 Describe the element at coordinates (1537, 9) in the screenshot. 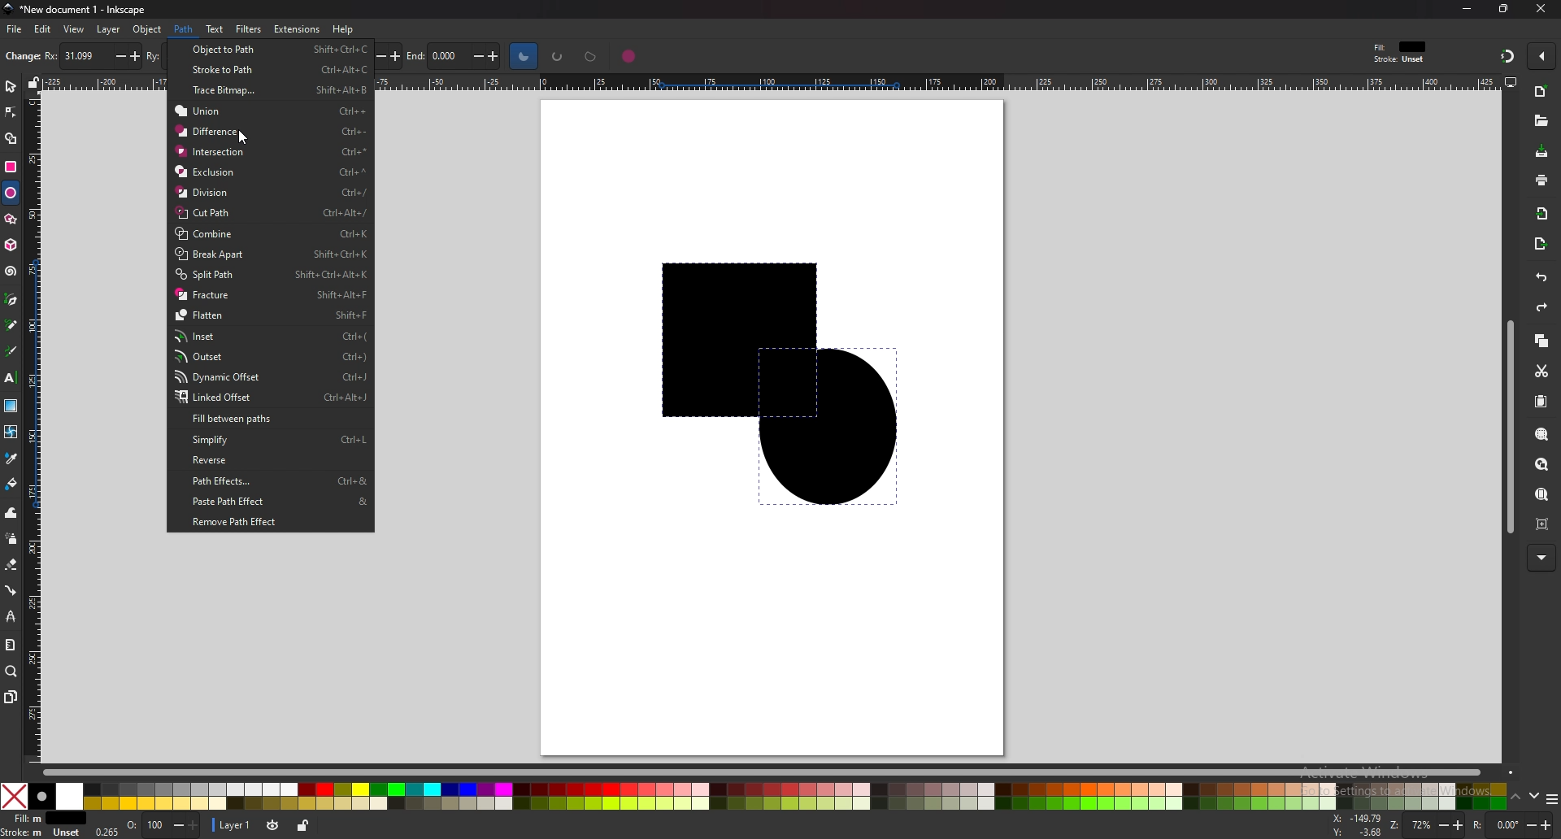

I see `close` at that location.